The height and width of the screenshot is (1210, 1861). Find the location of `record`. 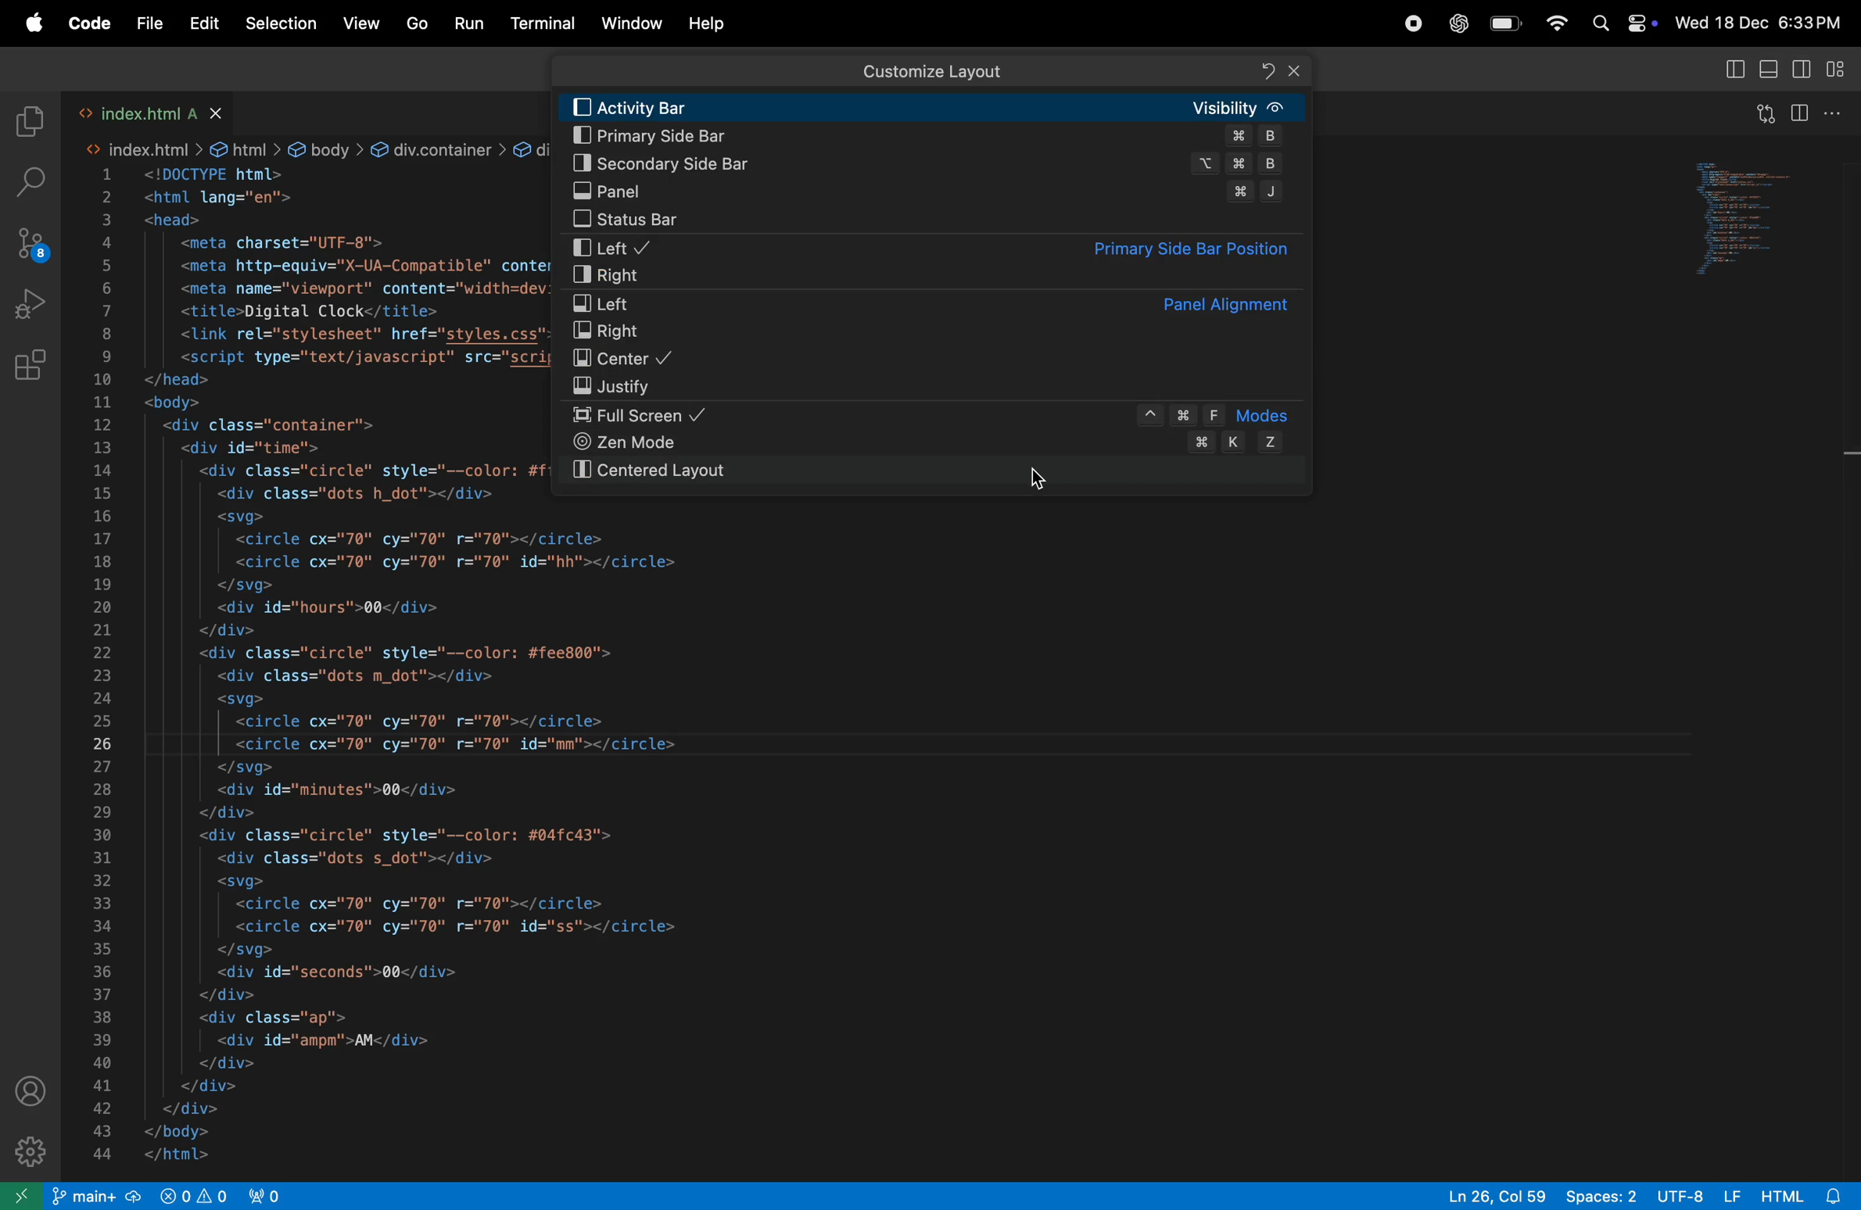

record is located at coordinates (1404, 24).